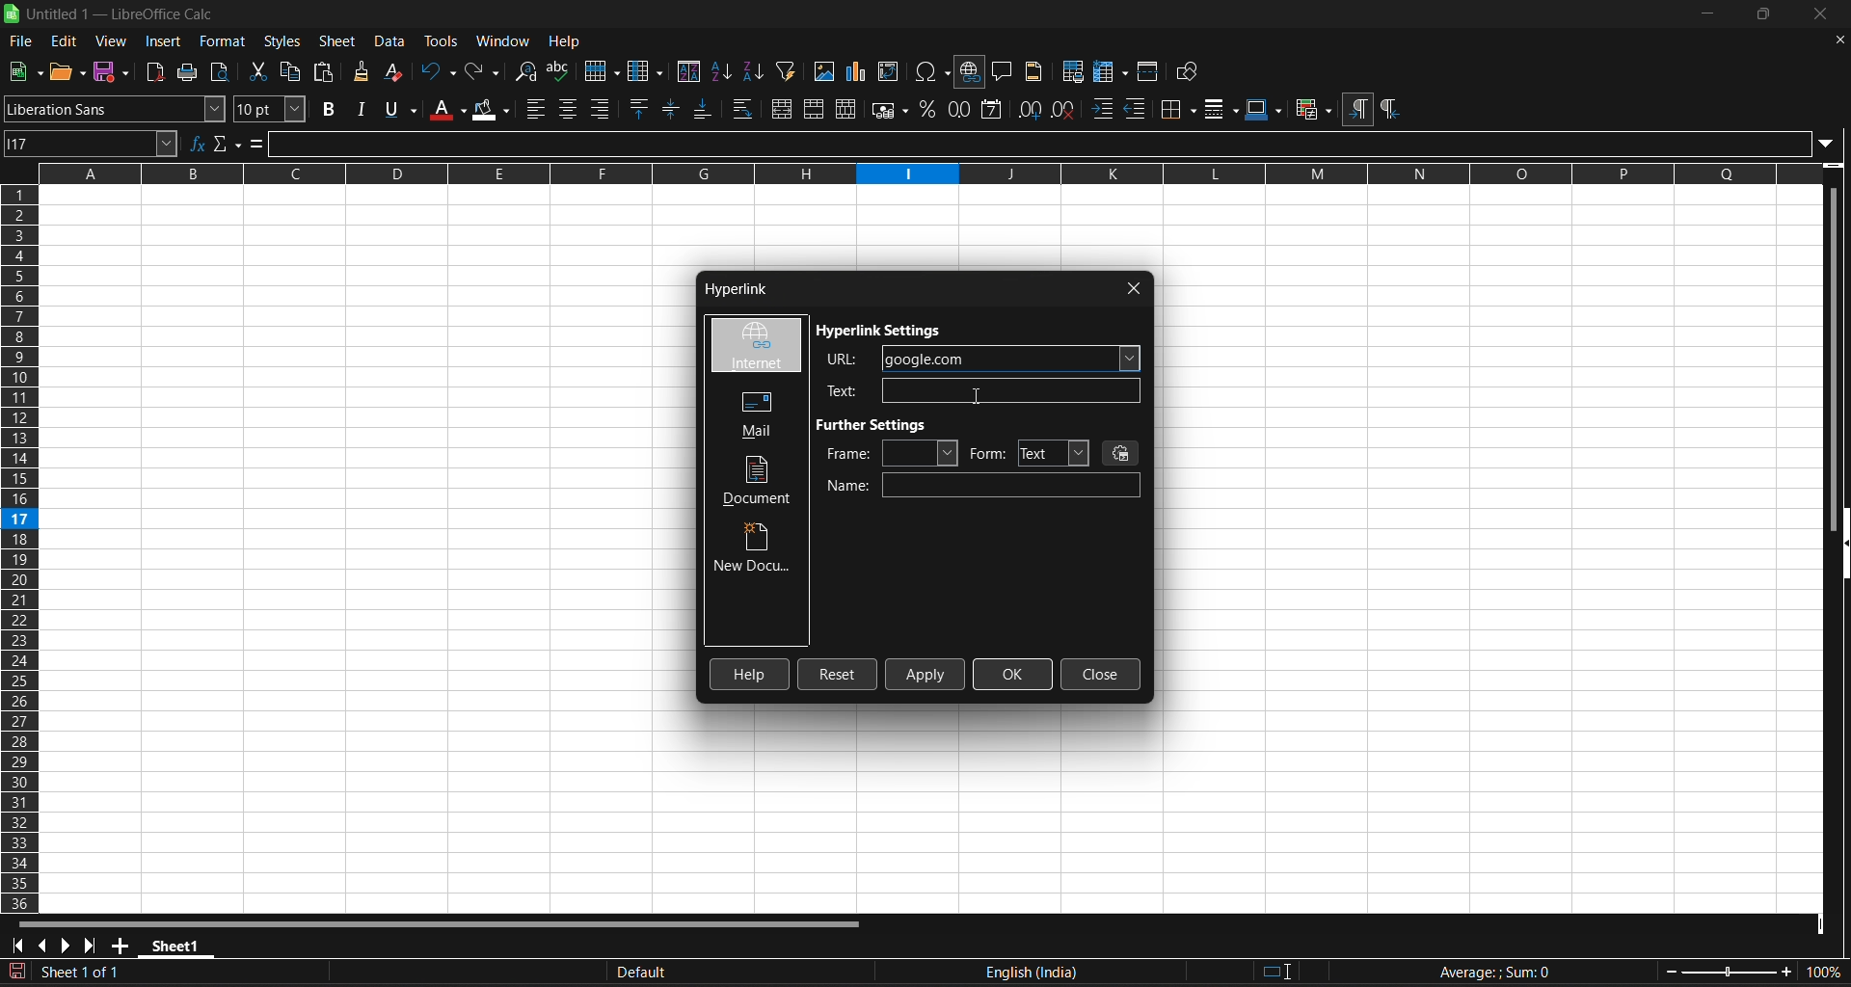  What do you see at coordinates (282, 41) in the screenshot?
I see `styles` at bounding box center [282, 41].